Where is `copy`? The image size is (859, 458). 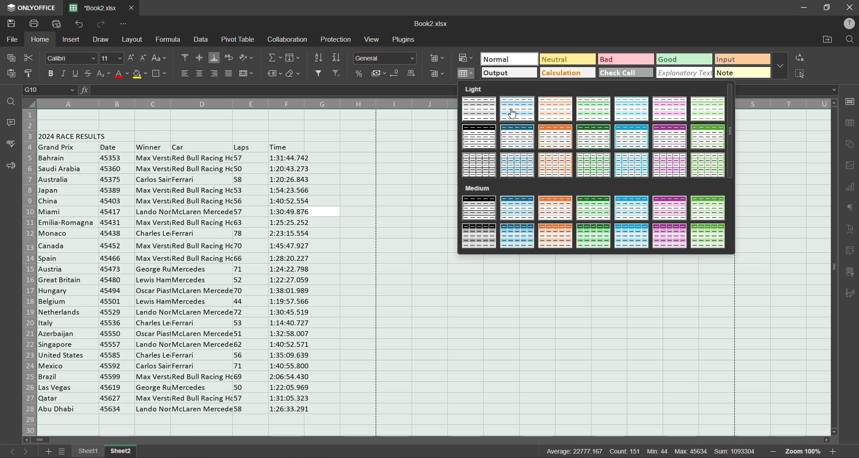 copy is located at coordinates (13, 59).